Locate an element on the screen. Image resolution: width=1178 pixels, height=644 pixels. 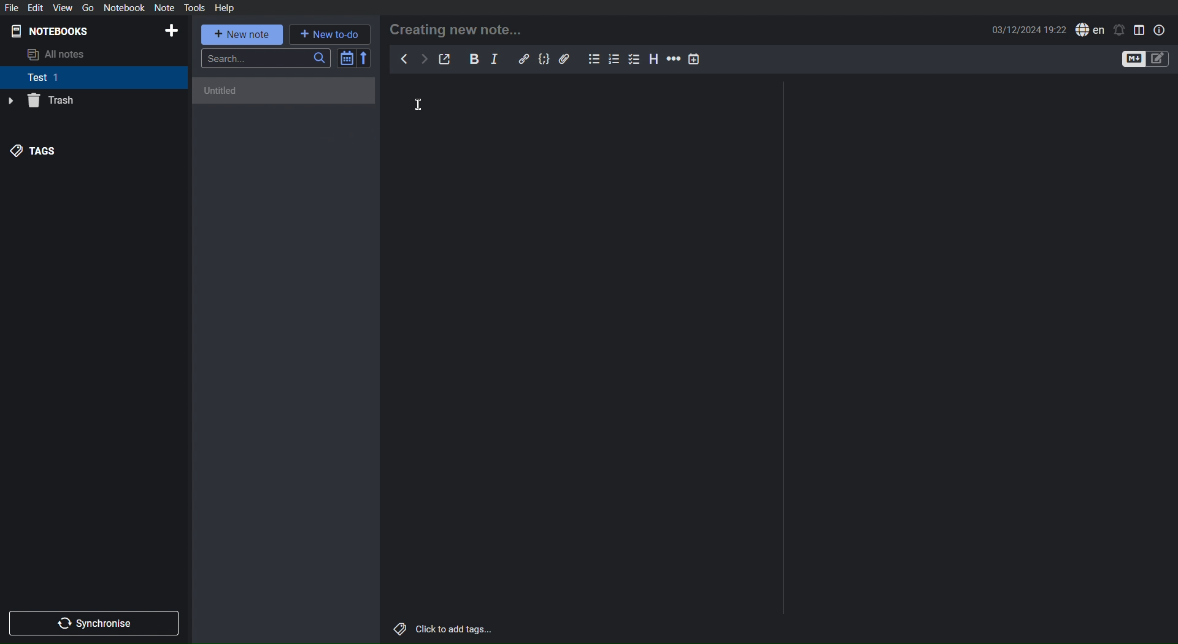
Edit is located at coordinates (35, 8).